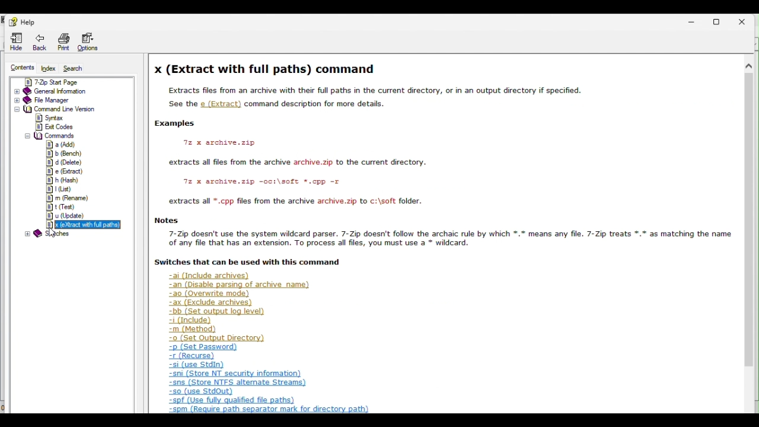  I want to click on 7z x archive.zip -oci\soft *.cpp -r, so click(263, 183).